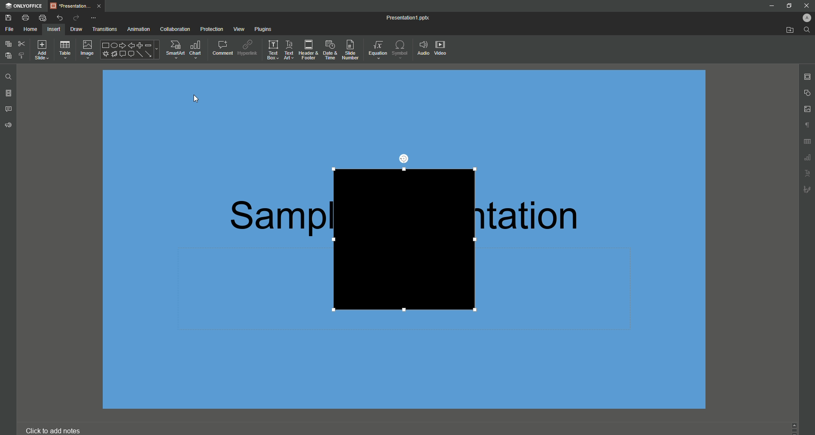  I want to click on Cursor, so click(196, 98).